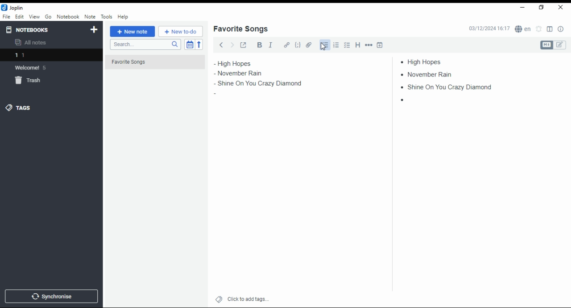 The width and height of the screenshot is (571, 308). I want to click on spell checker, so click(524, 28).